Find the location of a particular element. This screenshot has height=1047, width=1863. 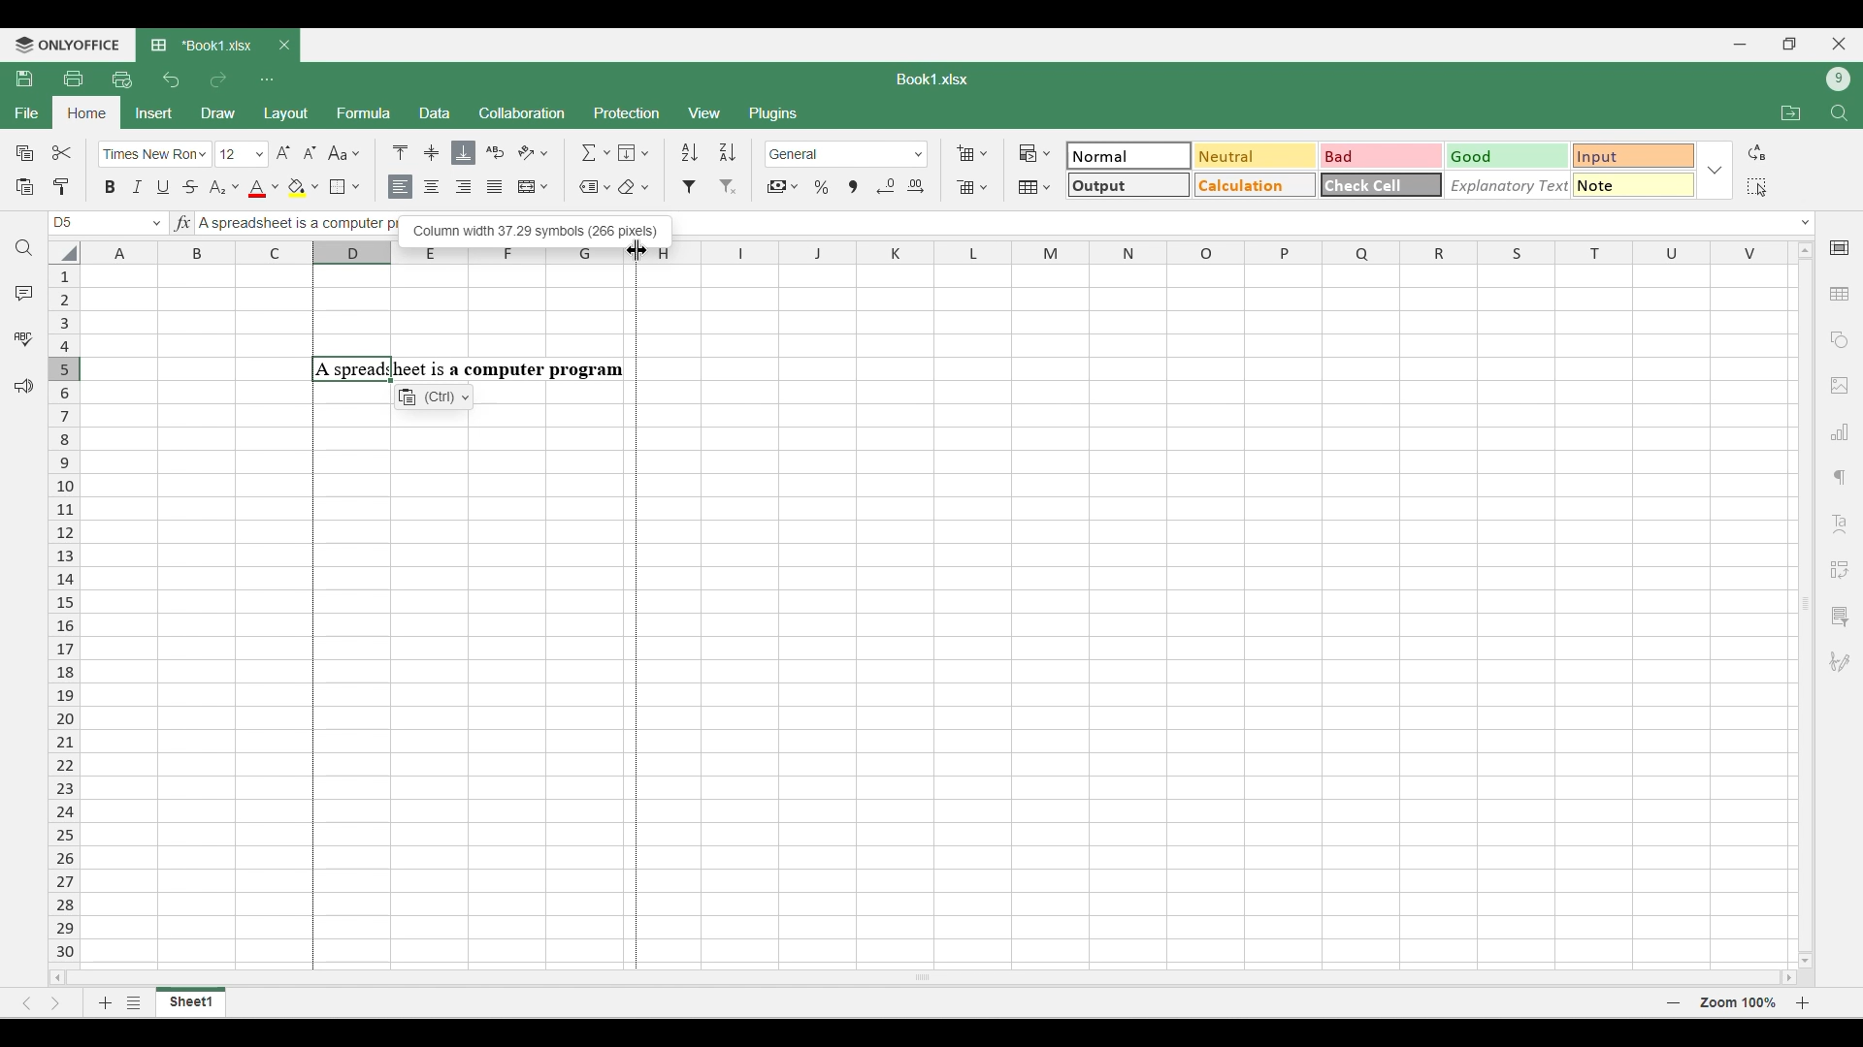

Paragraph settings is located at coordinates (1840, 478).